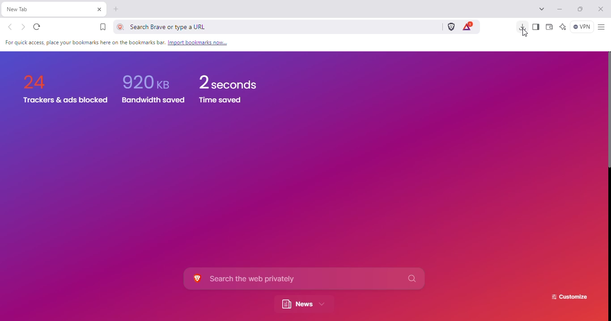 The height and width of the screenshot is (321, 611). I want to click on Time saved, so click(221, 101).